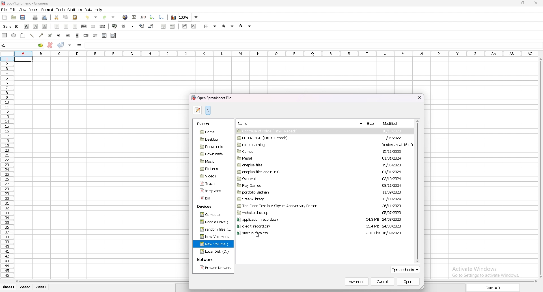 This screenshot has height=292, width=543. What do you see at coordinates (211, 147) in the screenshot?
I see `folder` at bounding box center [211, 147].